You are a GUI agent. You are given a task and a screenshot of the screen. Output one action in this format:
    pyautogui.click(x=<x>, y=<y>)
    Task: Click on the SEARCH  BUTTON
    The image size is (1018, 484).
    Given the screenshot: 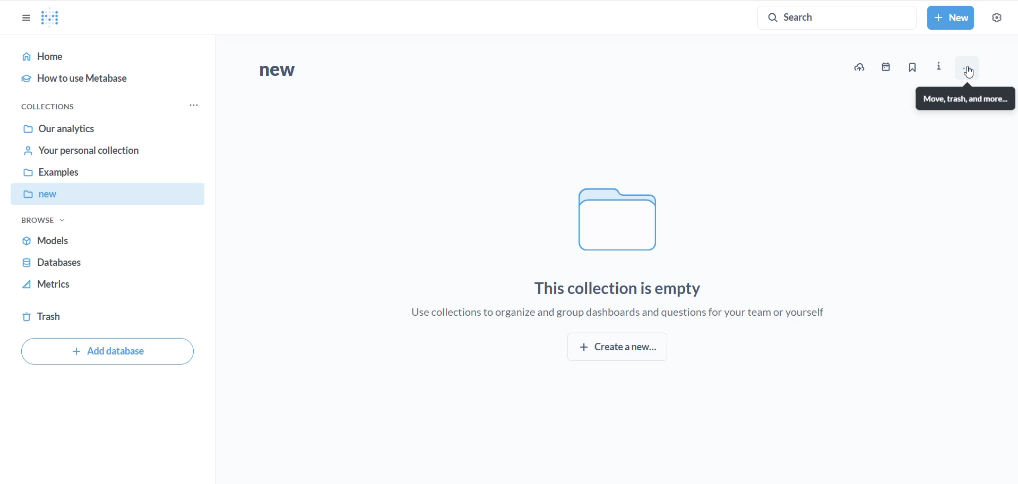 What is the action you would take?
    pyautogui.click(x=837, y=17)
    